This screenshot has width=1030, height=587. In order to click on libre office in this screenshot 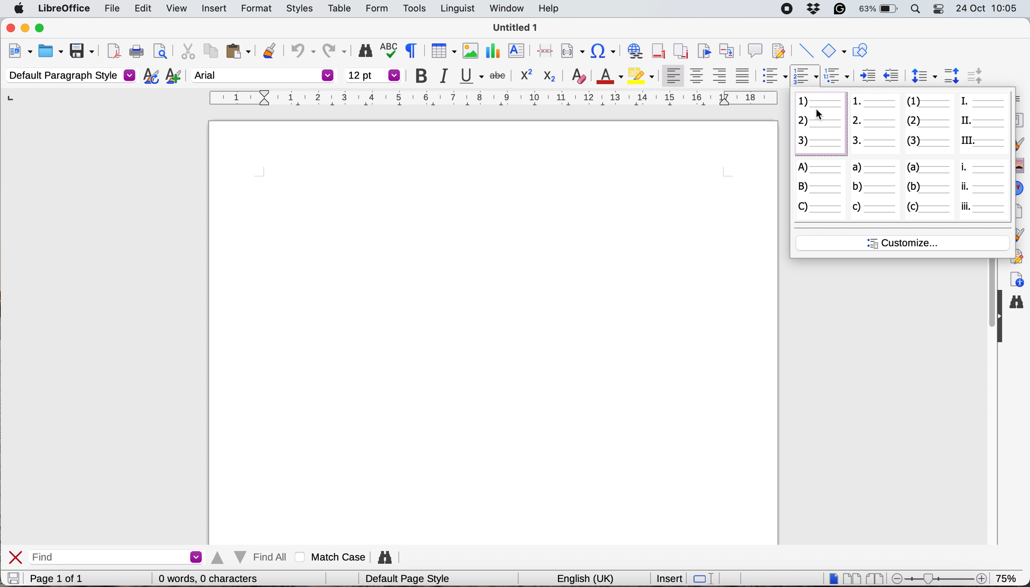, I will do `click(63, 8)`.